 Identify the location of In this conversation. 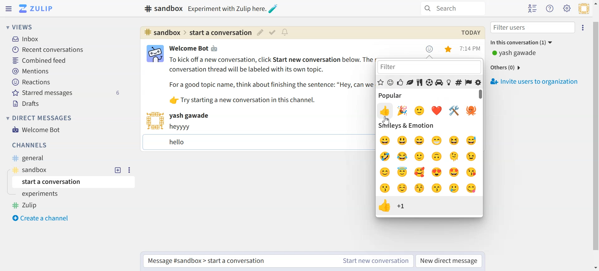
(538, 42).